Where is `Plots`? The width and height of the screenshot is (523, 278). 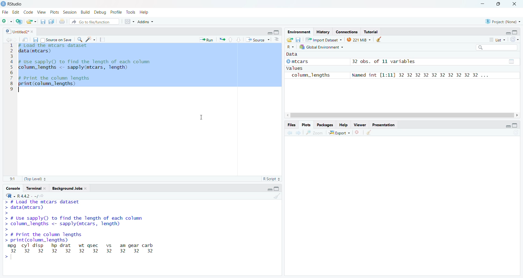 Plots is located at coordinates (306, 125).